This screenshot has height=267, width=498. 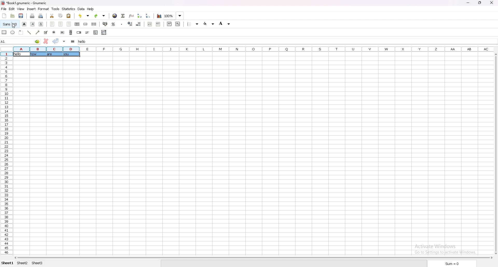 I want to click on hyperlink, so click(x=115, y=16).